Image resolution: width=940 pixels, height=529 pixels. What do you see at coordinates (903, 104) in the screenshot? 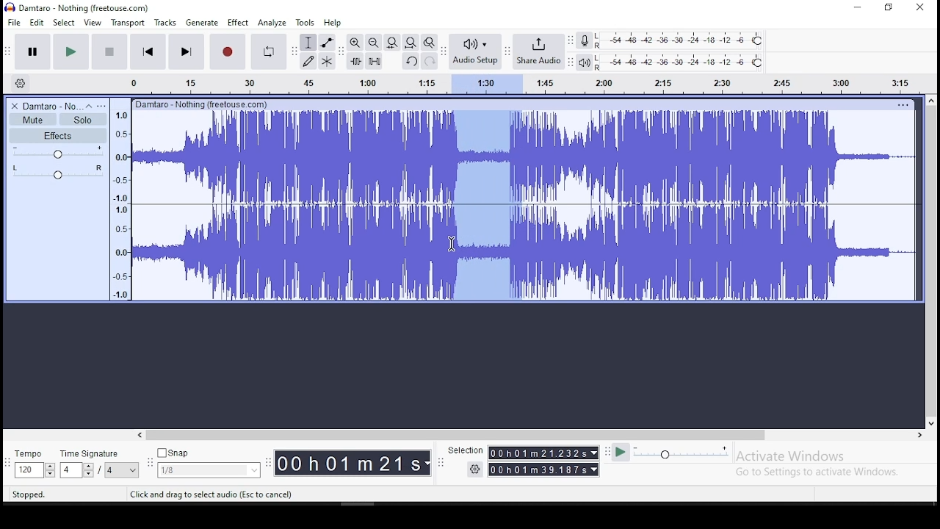
I see `` at bounding box center [903, 104].